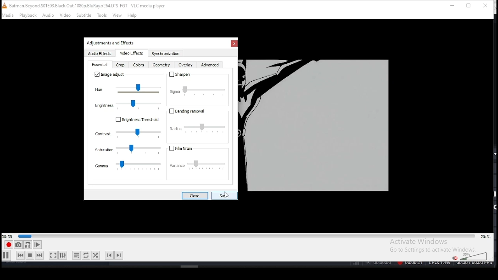 The image size is (498, 280). Describe the element at coordinates (128, 166) in the screenshot. I see `gamma` at that location.